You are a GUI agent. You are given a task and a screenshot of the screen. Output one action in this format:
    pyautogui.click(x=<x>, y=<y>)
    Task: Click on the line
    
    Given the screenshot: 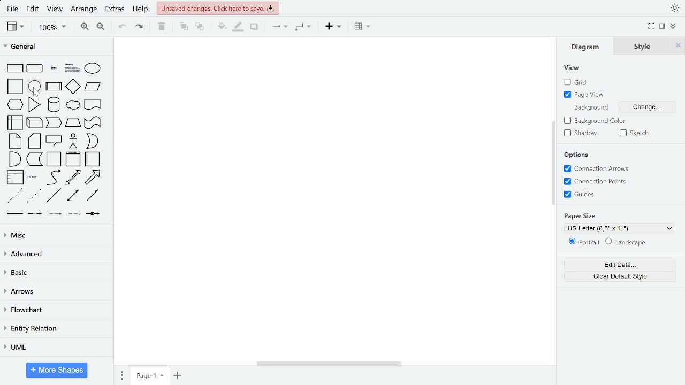 What is the action you would take?
    pyautogui.click(x=55, y=196)
    